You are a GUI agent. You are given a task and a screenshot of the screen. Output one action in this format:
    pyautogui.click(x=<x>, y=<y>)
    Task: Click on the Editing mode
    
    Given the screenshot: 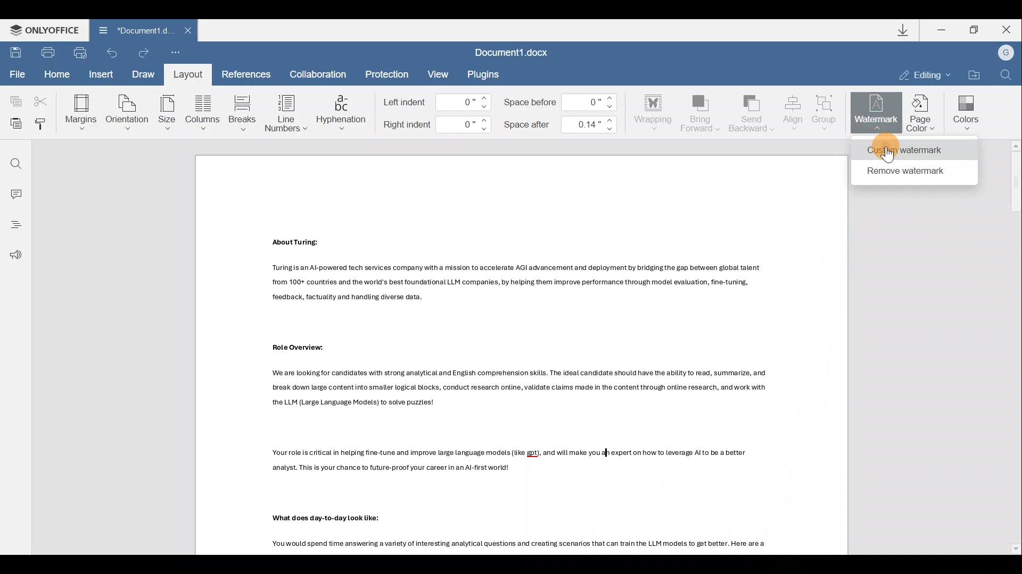 What is the action you would take?
    pyautogui.click(x=922, y=74)
    